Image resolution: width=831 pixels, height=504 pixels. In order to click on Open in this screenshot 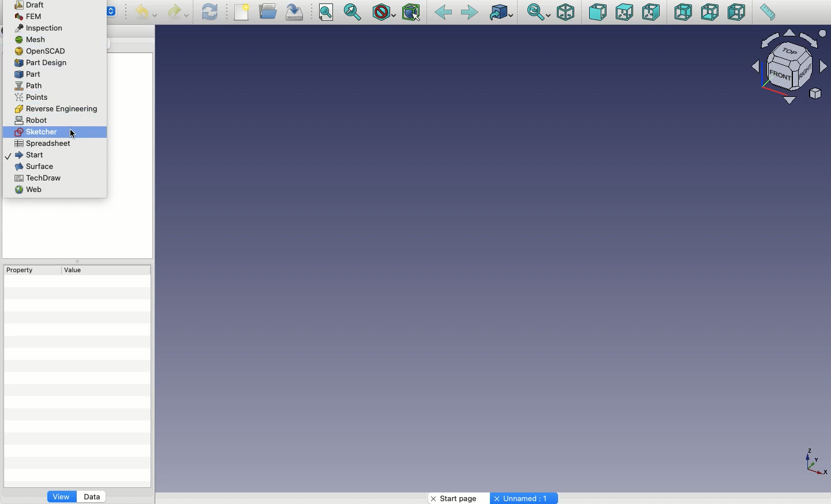, I will do `click(269, 11)`.